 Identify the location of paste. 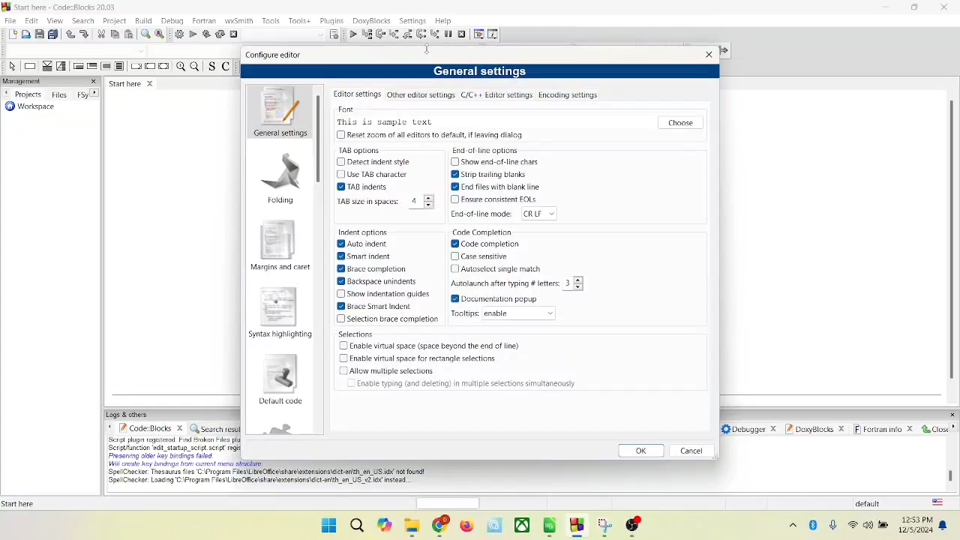
(128, 33).